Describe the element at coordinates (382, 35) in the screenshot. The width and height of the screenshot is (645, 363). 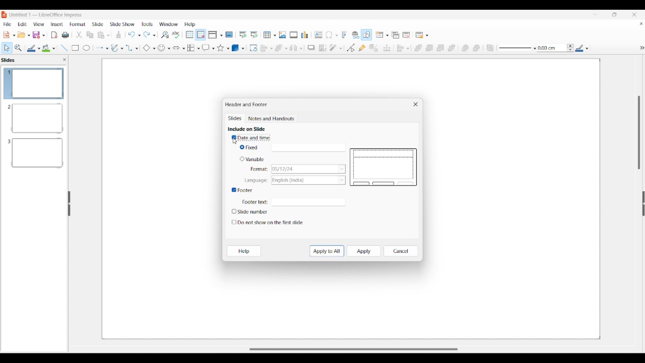
I see `New slide options` at that location.